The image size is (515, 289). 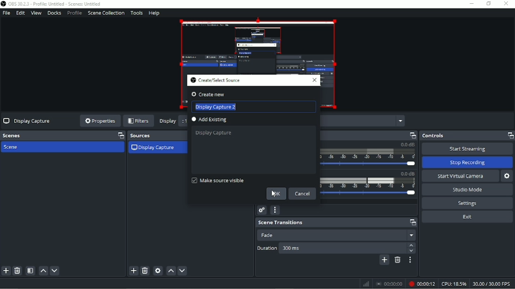 I want to click on Stop recording, so click(x=468, y=162).